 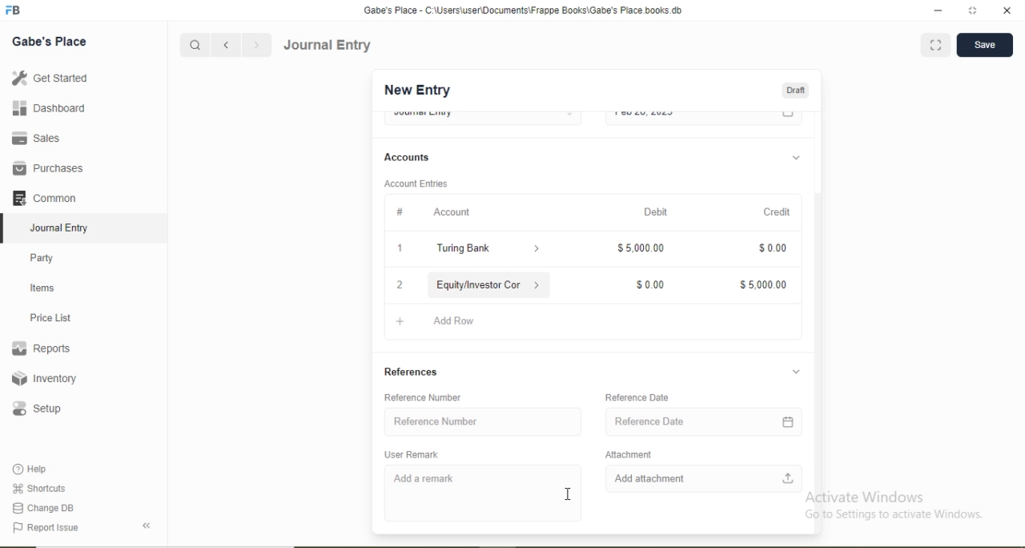 What do you see at coordinates (772, 247) in the screenshot?
I see `$0.00` at bounding box center [772, 247].